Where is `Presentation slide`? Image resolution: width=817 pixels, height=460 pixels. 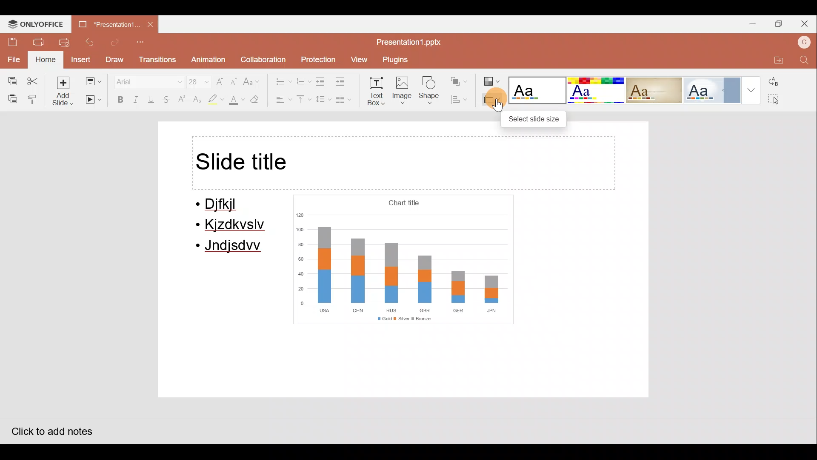
Presentation slide is located at coordinates (408, 264).